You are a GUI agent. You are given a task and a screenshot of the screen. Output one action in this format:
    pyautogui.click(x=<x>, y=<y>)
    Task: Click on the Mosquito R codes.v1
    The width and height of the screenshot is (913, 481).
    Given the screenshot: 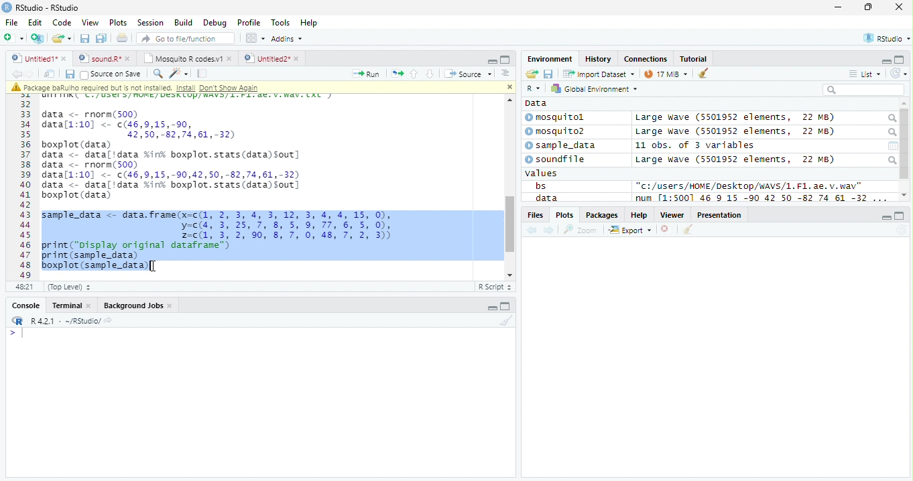 What is the action you would take?
    pyautogui.click(x=186, y=58)
    